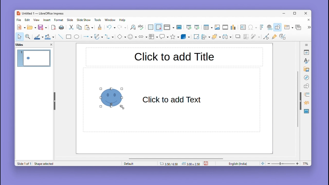  I want to click on Gallery, so click(306, 69).